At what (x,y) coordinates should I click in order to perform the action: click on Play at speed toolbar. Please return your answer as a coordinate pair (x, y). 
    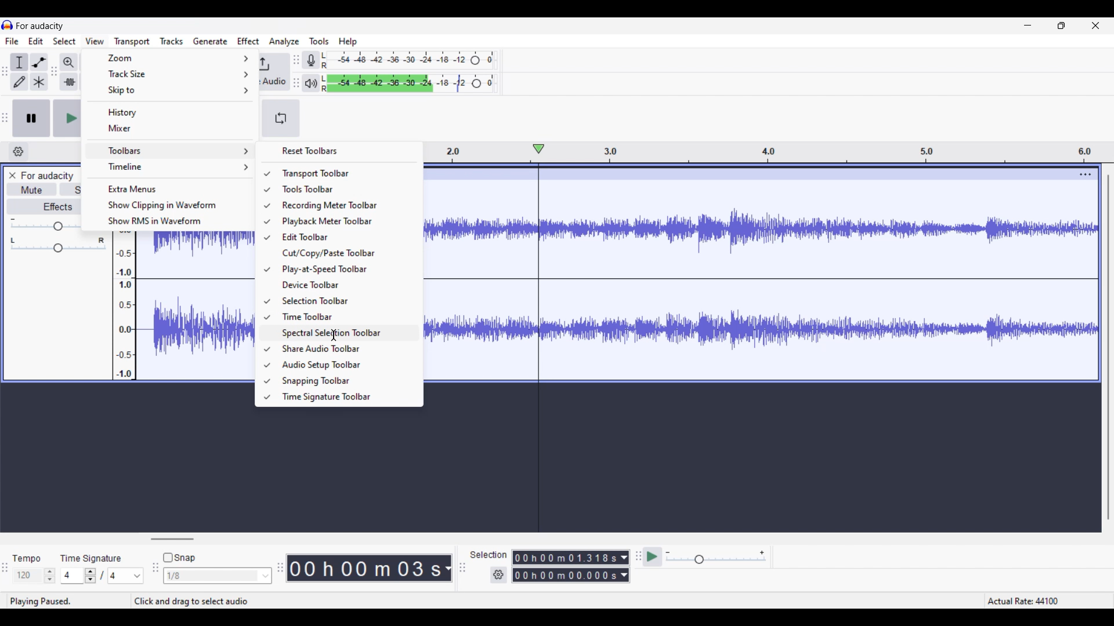
    Looking at the image, I should click on (345, 270).